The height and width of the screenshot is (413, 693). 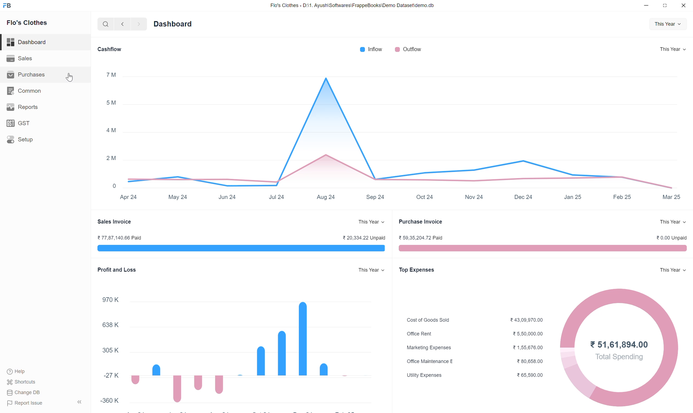 What do you see at coordinates (241, 248) in the screenshot?
I see `paid/unpaid` at bounding box center [241, 248].